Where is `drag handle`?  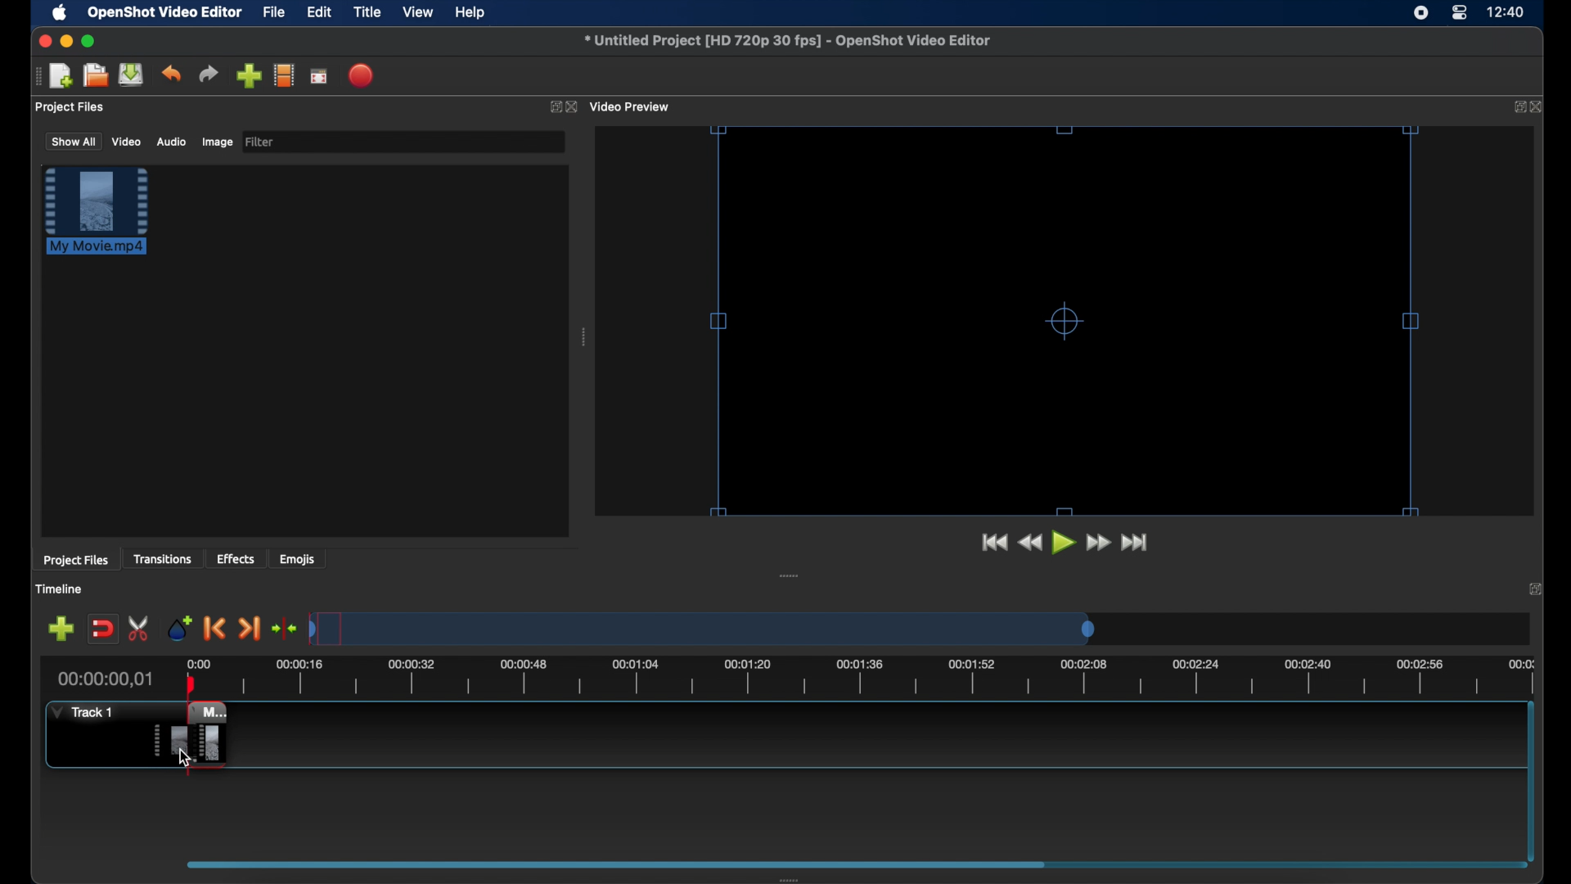 drag handle is located at coordinates (36, 76).